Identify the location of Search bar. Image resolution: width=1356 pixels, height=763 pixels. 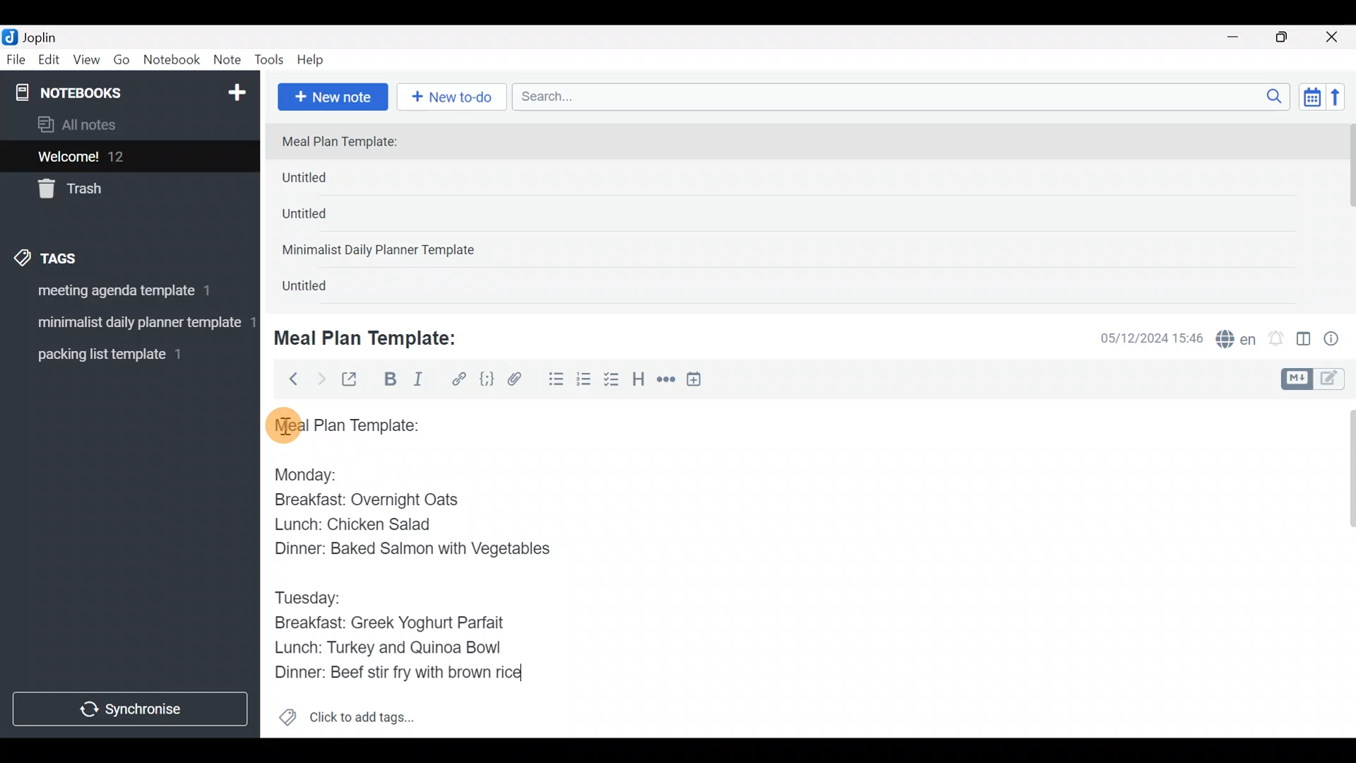
(905, 95).